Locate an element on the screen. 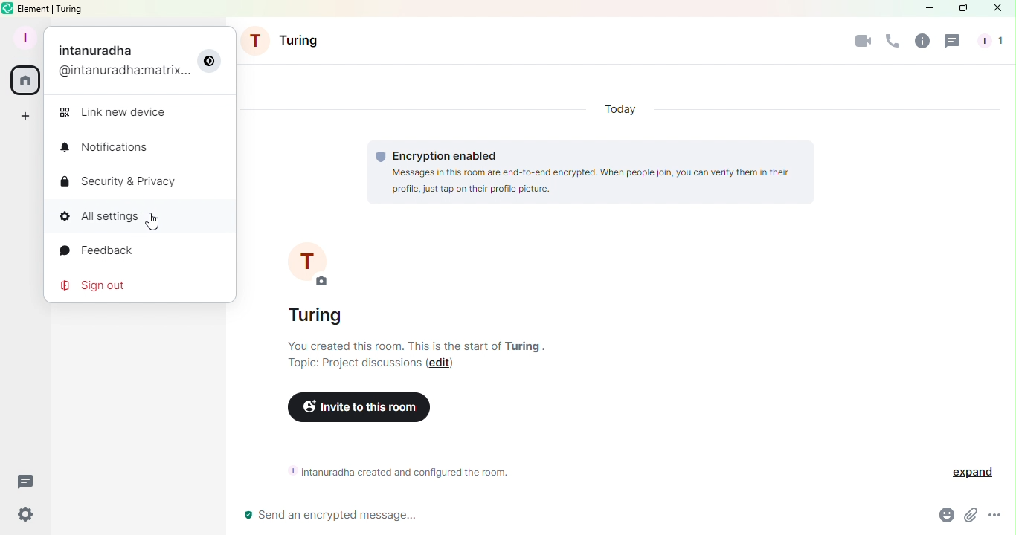  Minimize is located at coordinates (927, 8).